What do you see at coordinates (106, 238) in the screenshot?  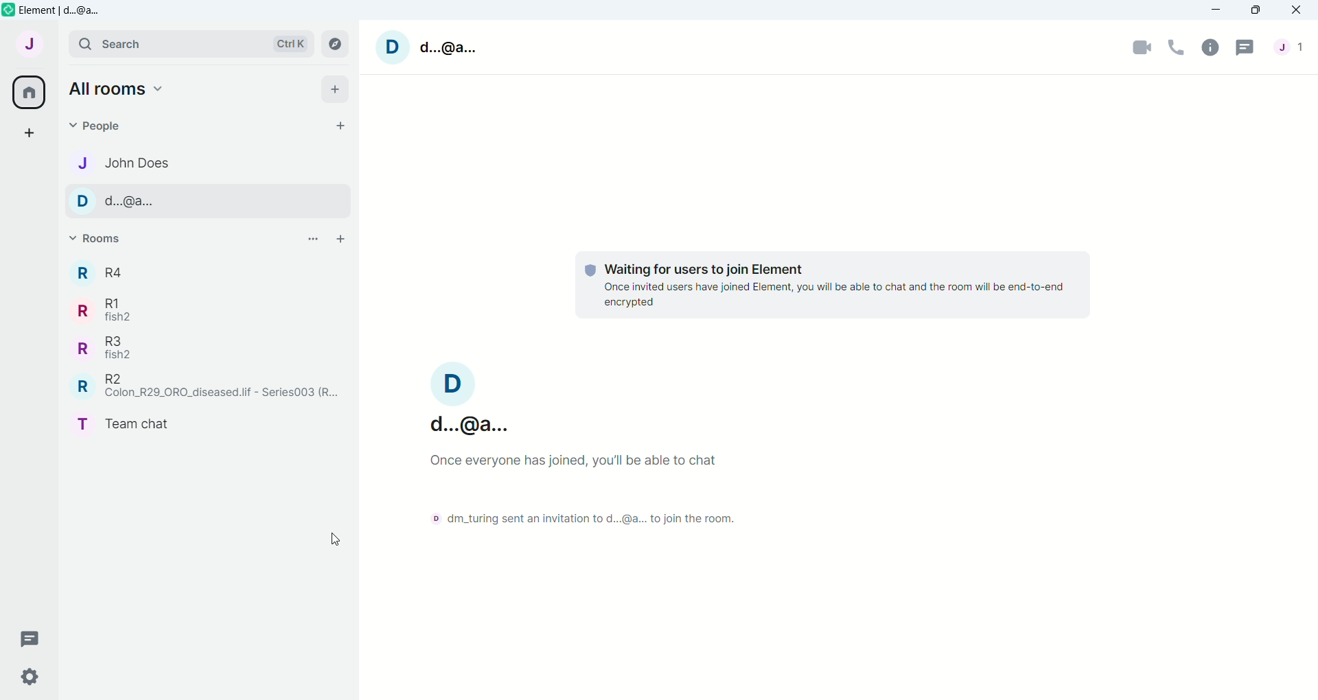 I see `Rooms` at bounding box center [106, 238].